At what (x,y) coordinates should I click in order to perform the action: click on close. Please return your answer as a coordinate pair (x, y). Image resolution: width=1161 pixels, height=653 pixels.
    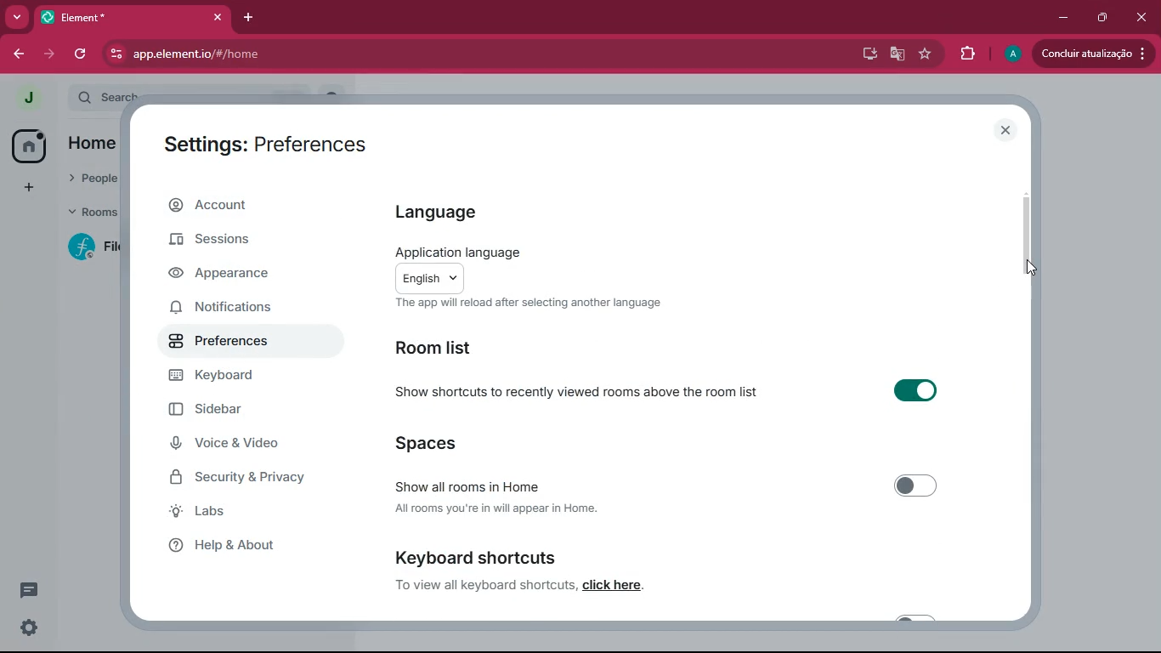
    Looking at the image, I should click on (1007, 131).